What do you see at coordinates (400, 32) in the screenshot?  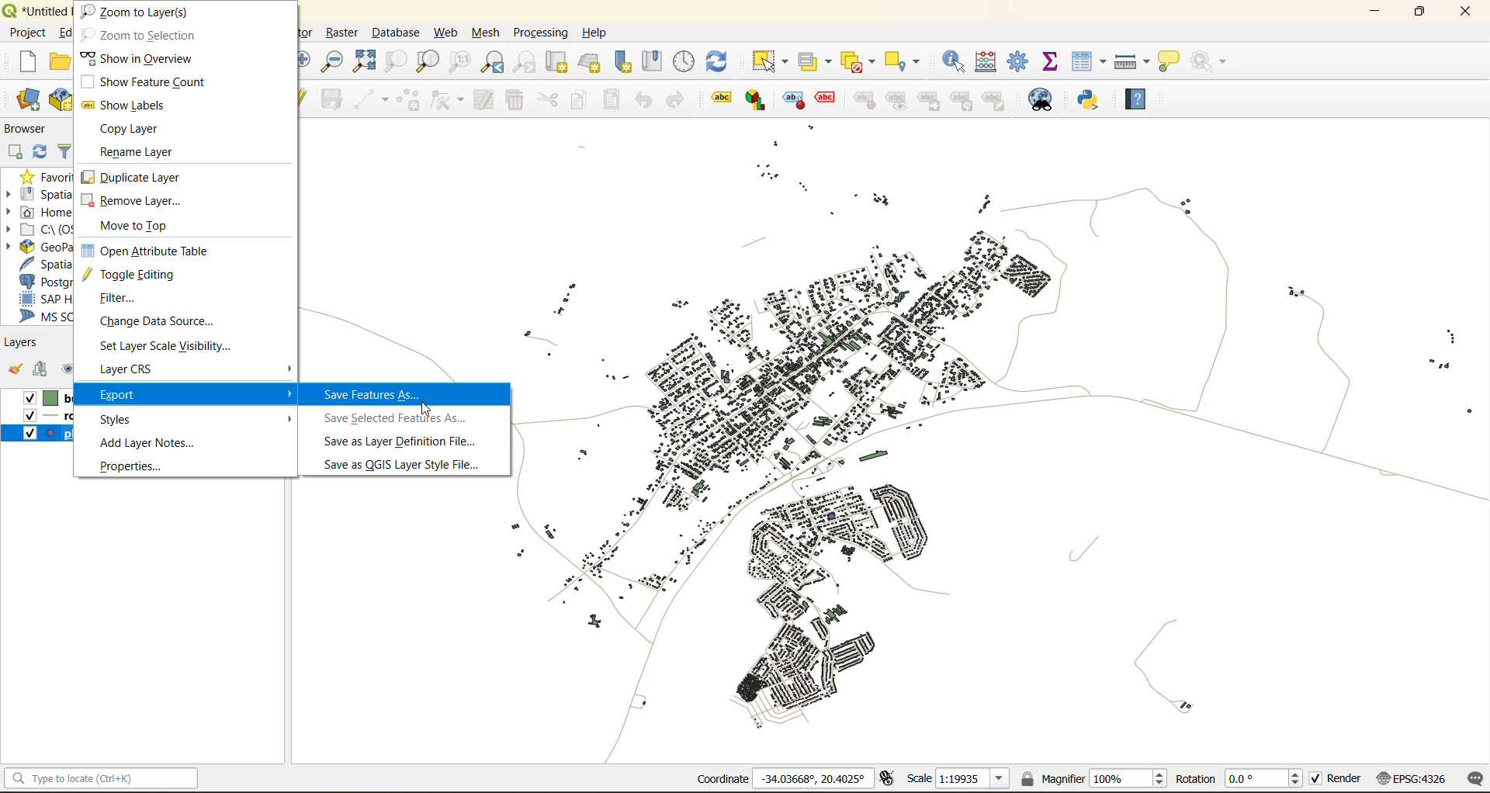 I see `database` at bounding box center [400, 32].